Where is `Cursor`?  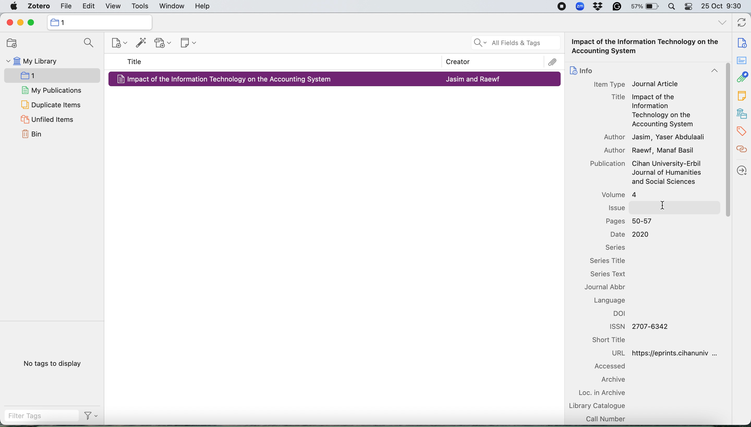
Cursor is located at coordinates (727, 140).